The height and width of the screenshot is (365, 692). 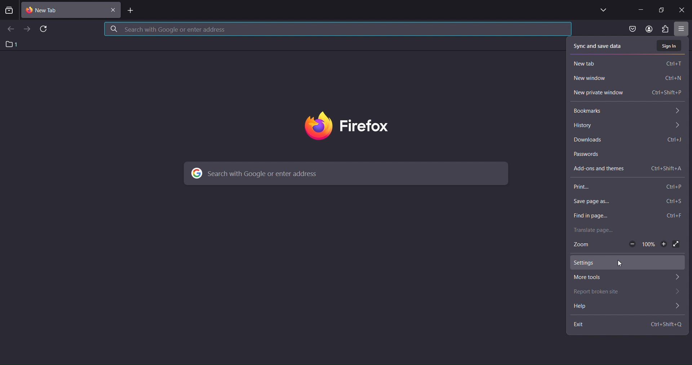 I want to click on restore down, so click(x=662, y=10).